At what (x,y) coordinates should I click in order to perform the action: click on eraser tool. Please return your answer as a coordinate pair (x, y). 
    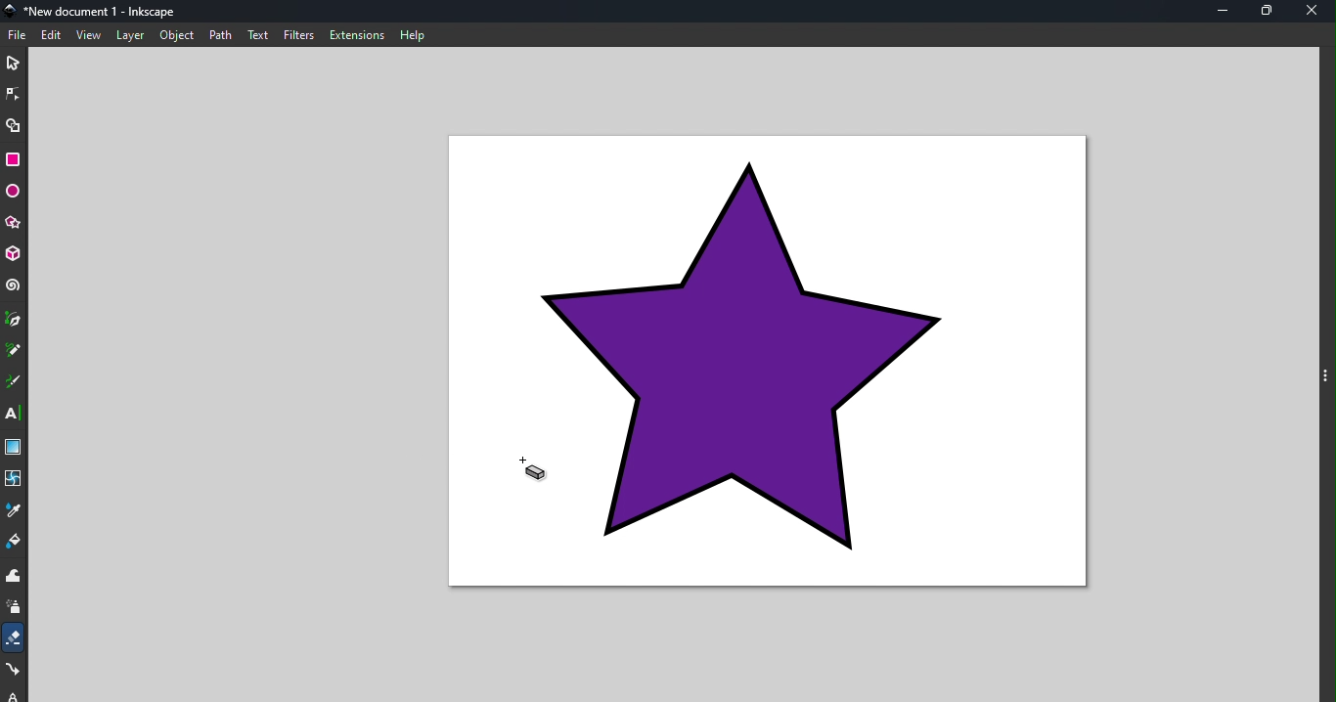
    Looking at the image, I should click on (15, 637).